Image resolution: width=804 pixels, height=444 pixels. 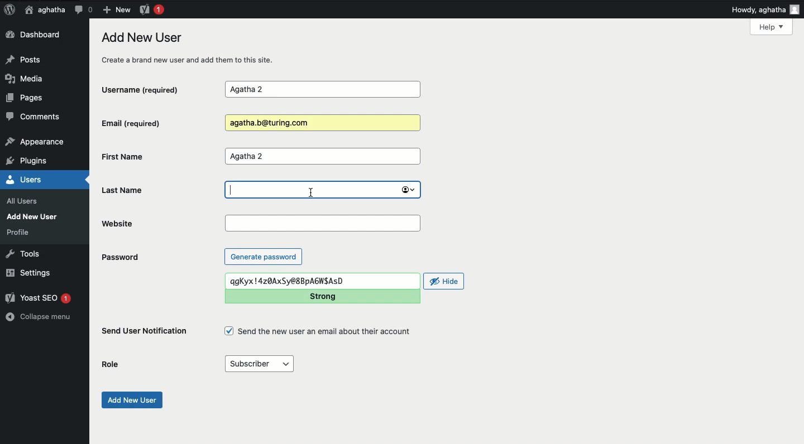 I want to click on Role, so click(x=112, y=364).